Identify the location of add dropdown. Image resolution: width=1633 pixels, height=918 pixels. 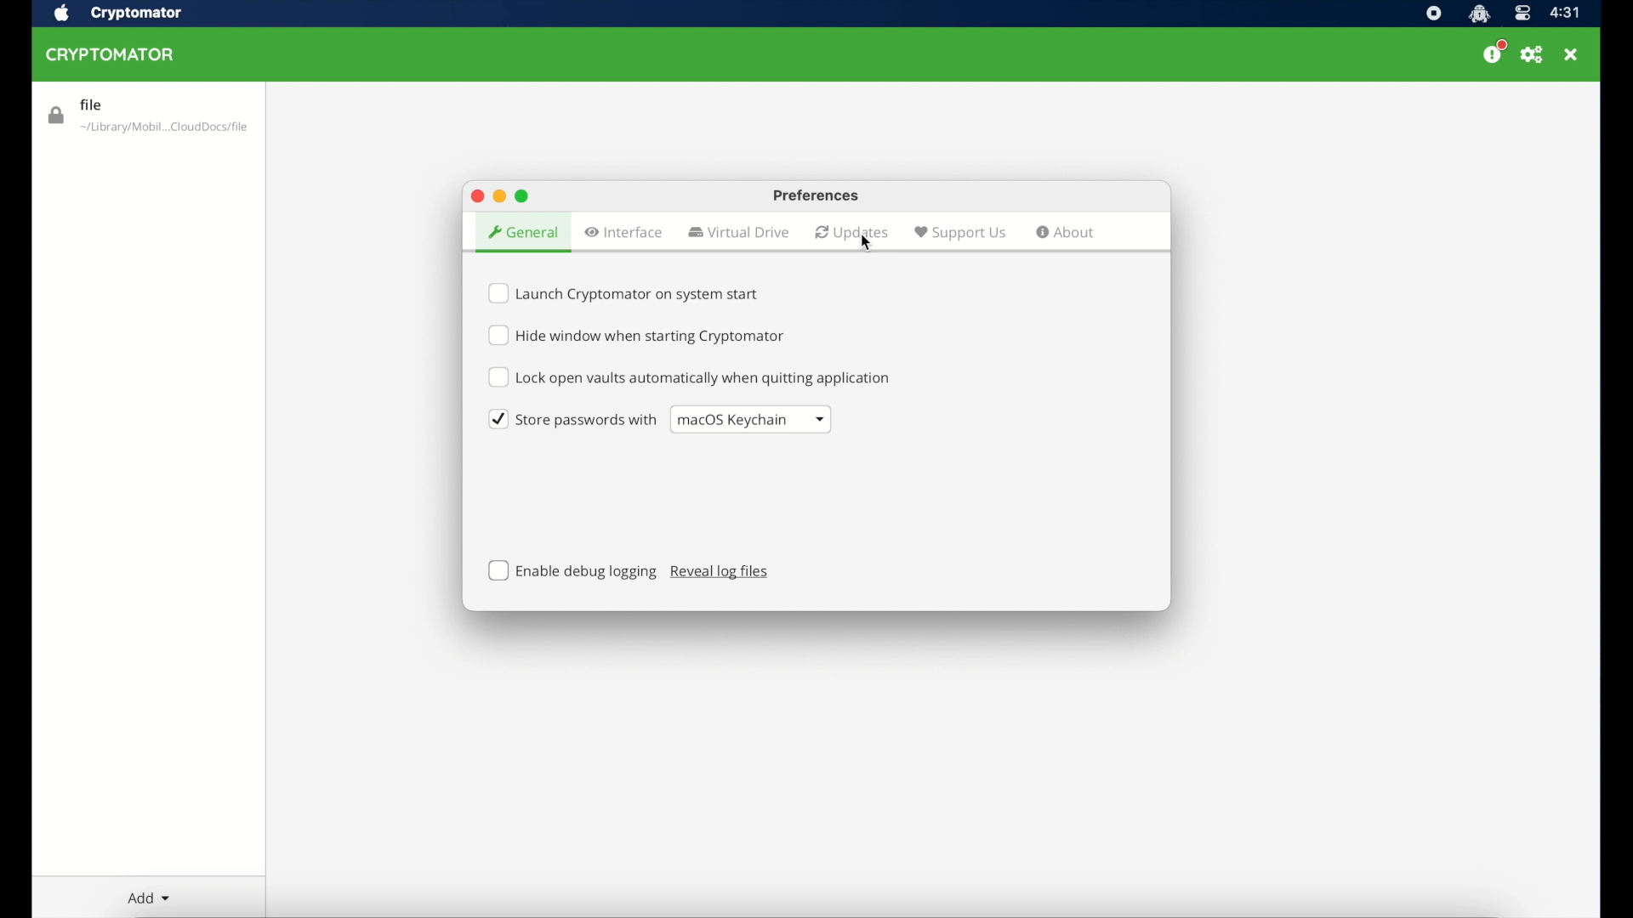
(149, 898).